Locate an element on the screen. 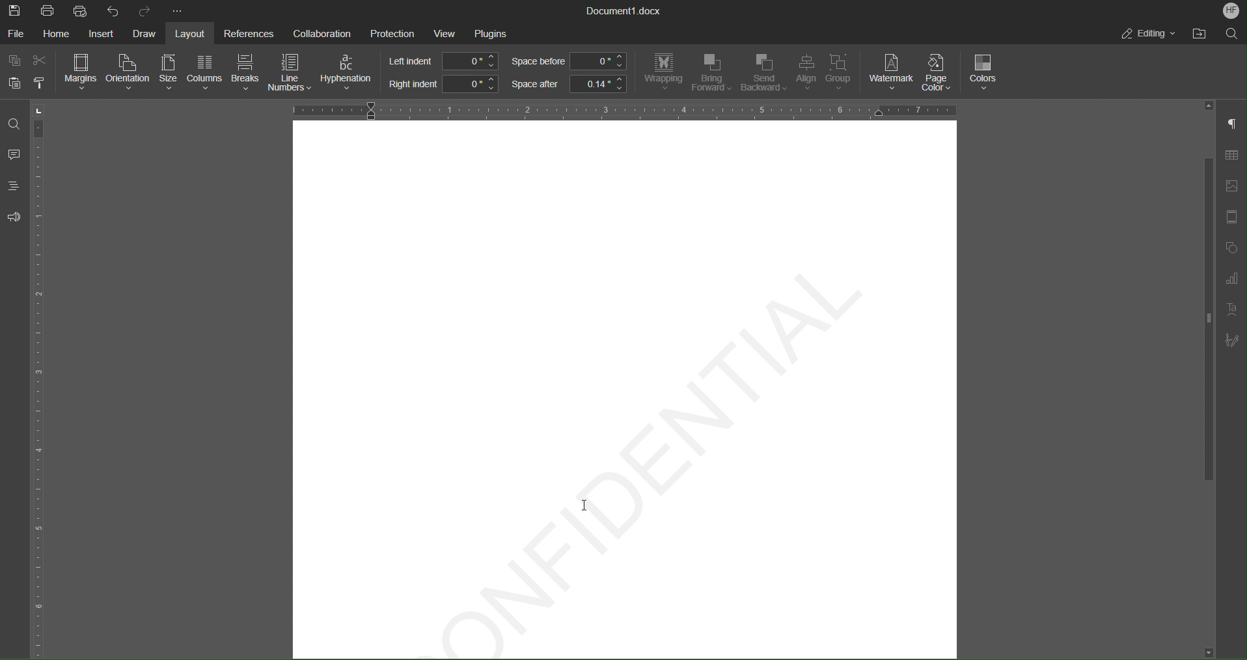 The height and width of the screenshot is (660, 1247). Vertical Ruler is located at coordinates (41, 379).